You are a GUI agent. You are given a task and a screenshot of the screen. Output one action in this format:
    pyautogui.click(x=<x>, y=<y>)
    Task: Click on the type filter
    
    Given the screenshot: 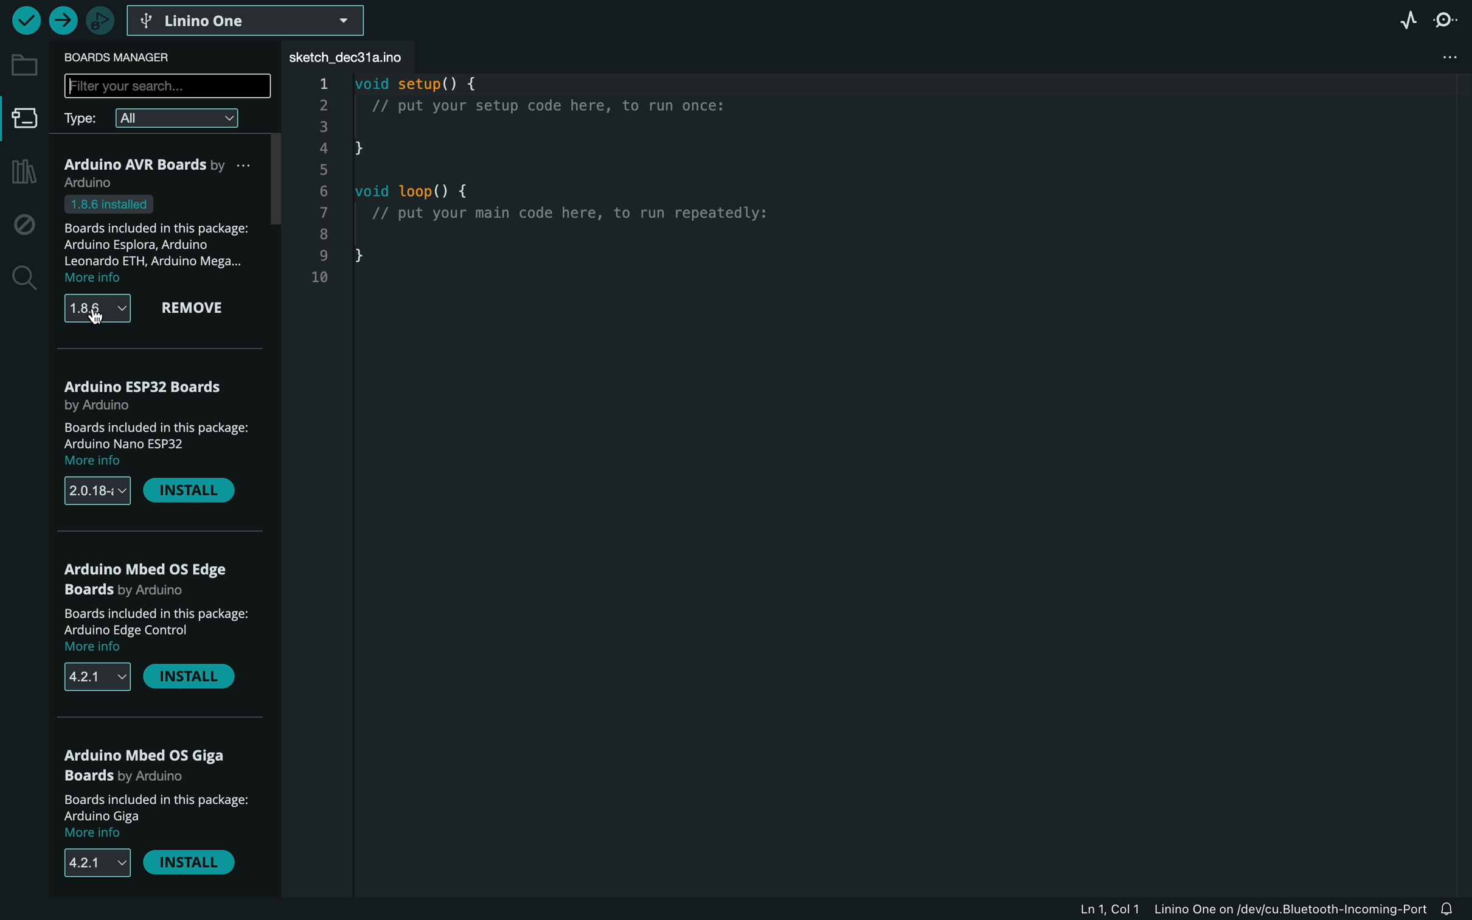 What is the action you would take?
    pyautogui.click(x=162, y=117)
    